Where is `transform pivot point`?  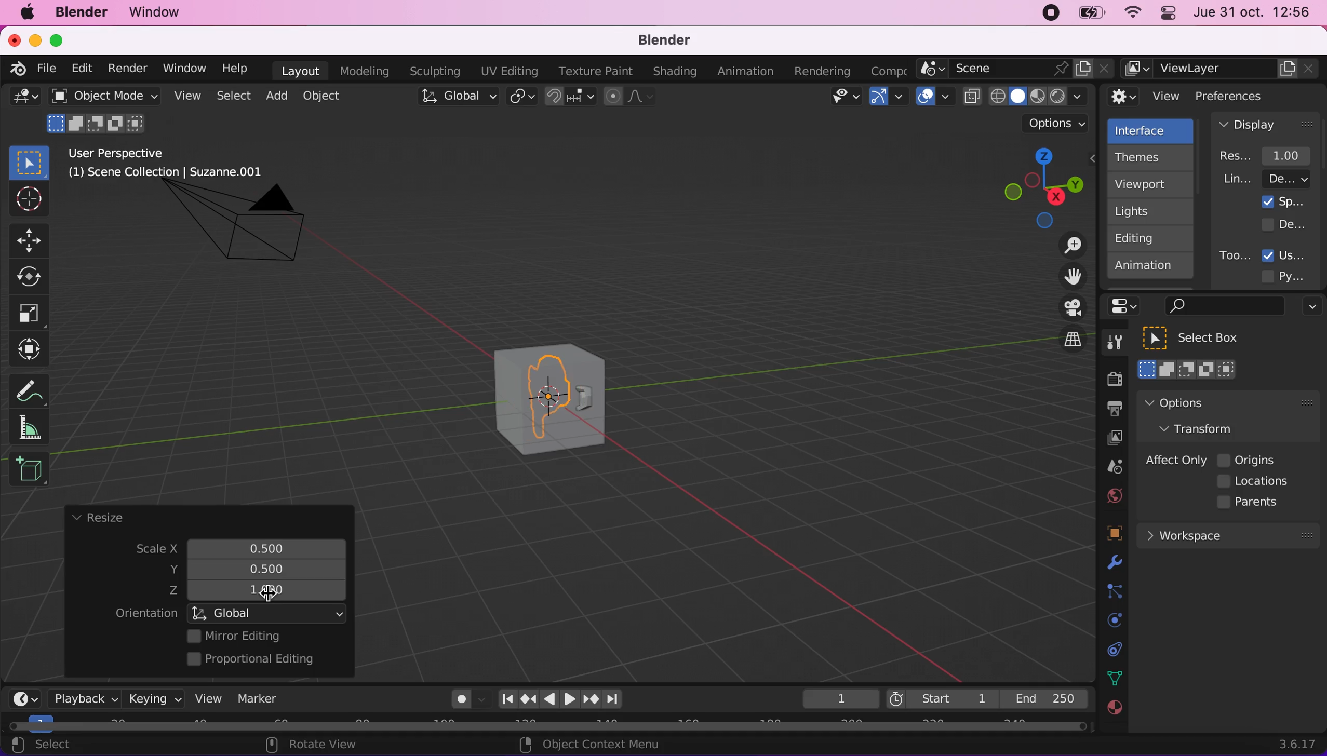
transform pivot point is located at coordinates (524, 98).